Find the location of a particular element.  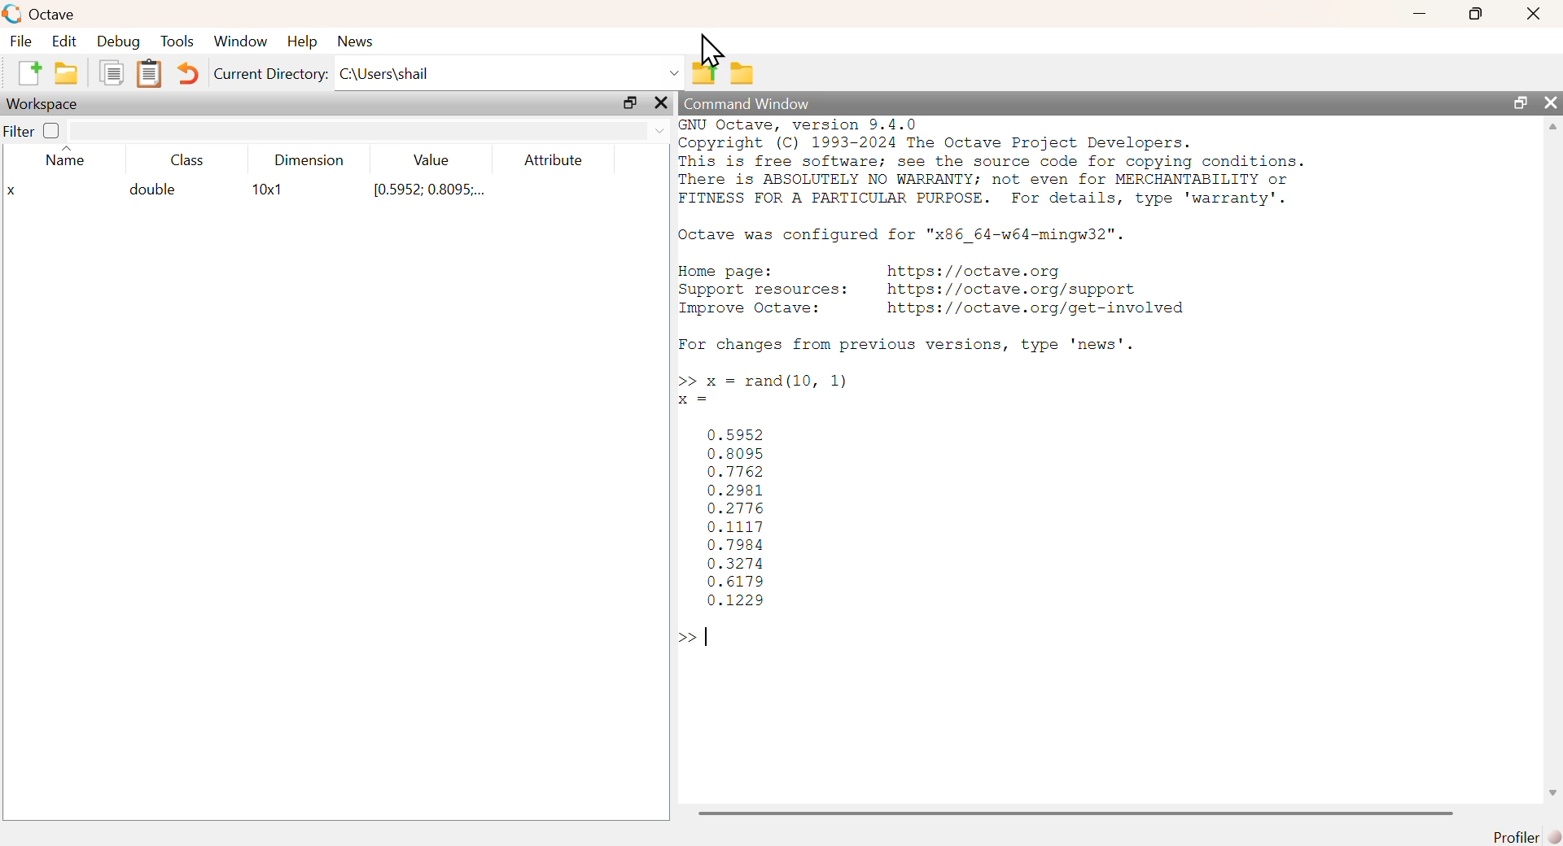

maximize is located at coordinates (1522, 103).